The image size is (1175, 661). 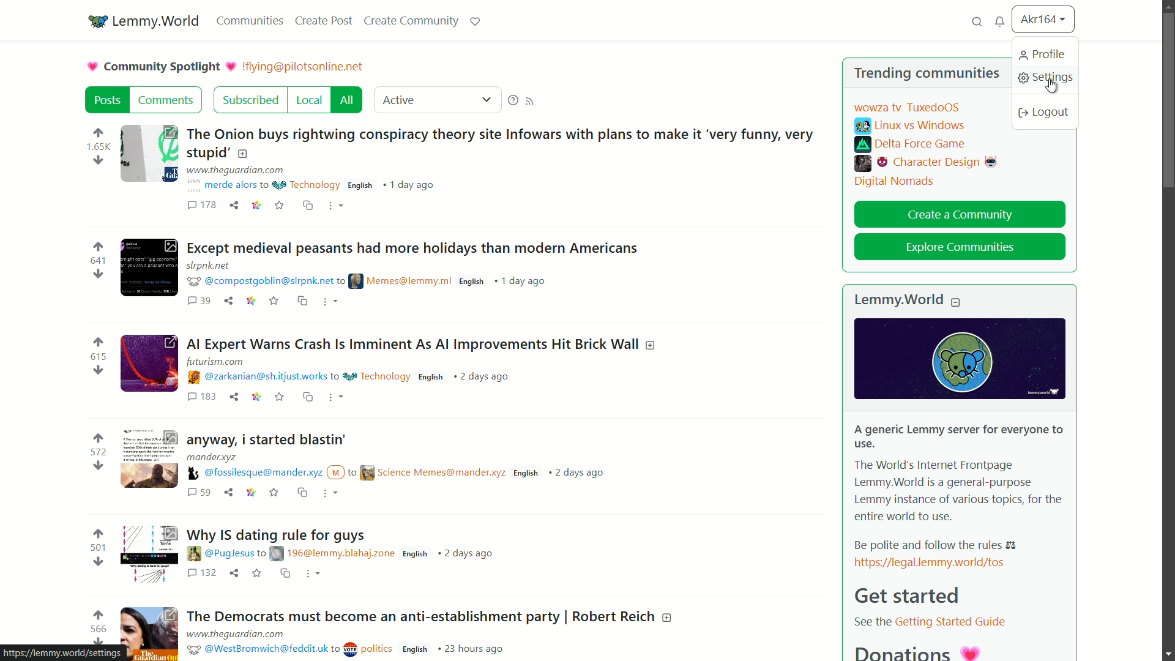 I want to click on vertical scroll bar, so click(x=1163, y=100).